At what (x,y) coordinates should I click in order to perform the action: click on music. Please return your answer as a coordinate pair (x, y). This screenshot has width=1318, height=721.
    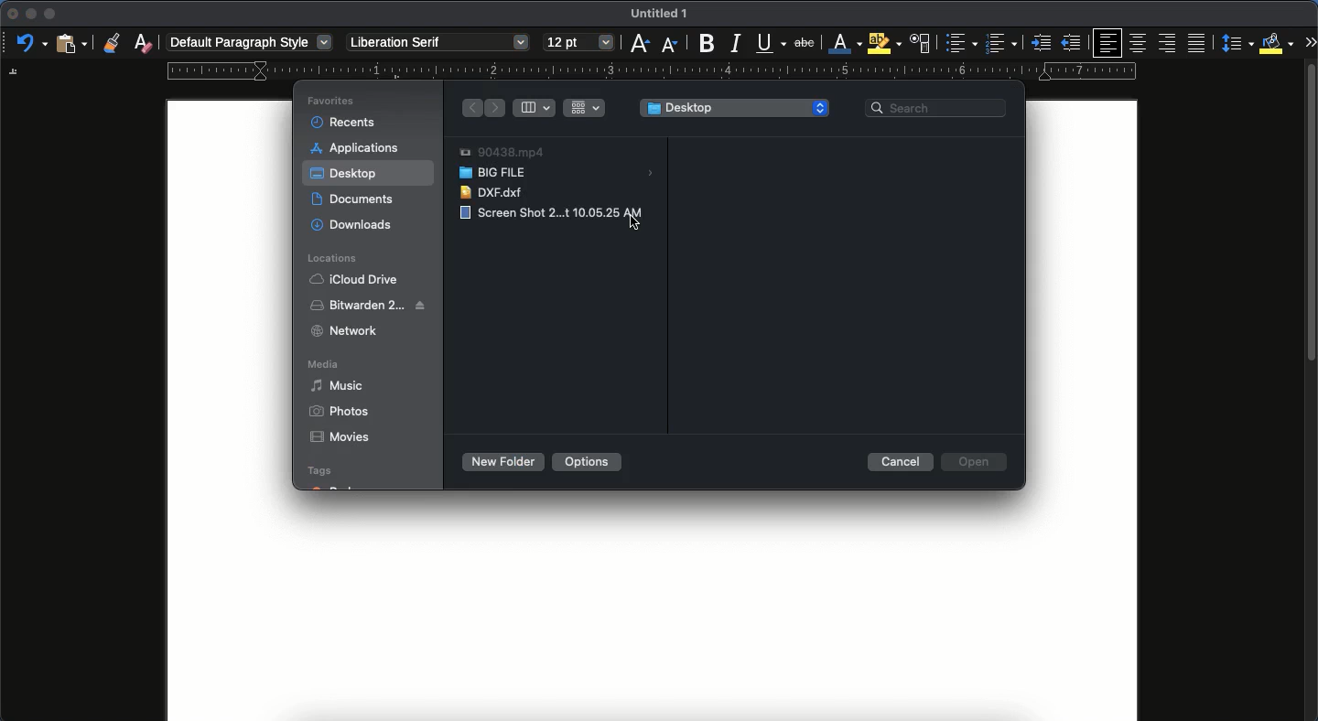
    Looking at the image, I should click on (340, 385).